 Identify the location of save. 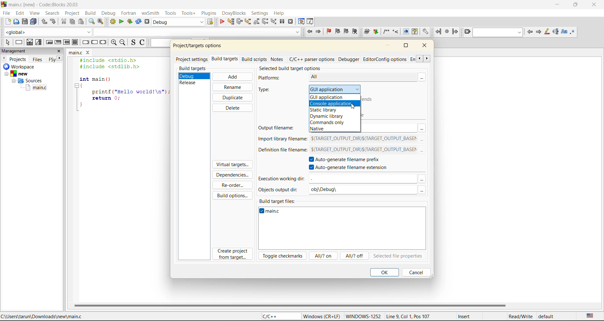
(26, 22).